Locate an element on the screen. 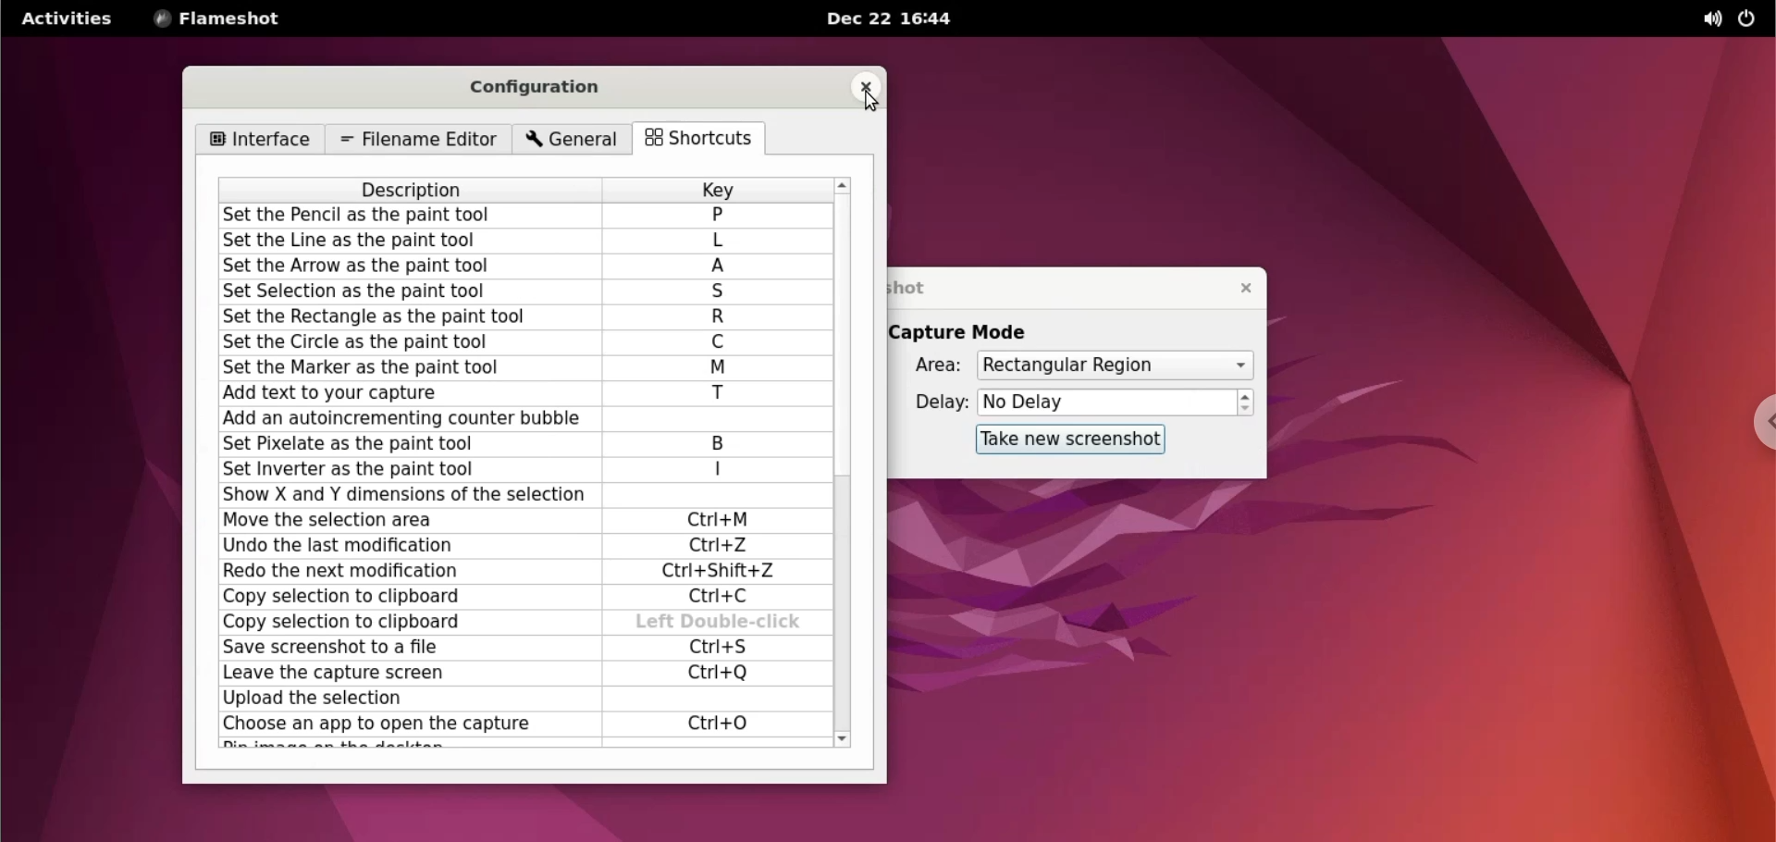 The height and width of the screenshot is (842, 1776). close is located at coordinates (864, 86).